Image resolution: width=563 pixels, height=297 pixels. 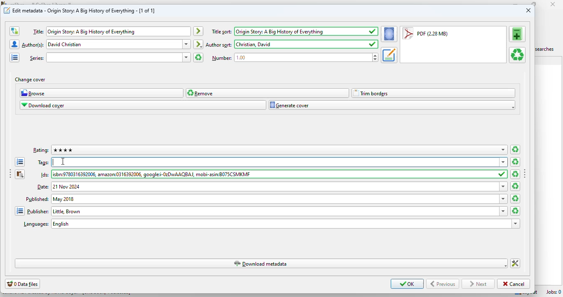 What do you see at coordinates (84, 10) in the screenshot?
I see `edit metadata - Origin Story: A Big History of Everything - [1 of 1]` at bounding box center [84, 10].